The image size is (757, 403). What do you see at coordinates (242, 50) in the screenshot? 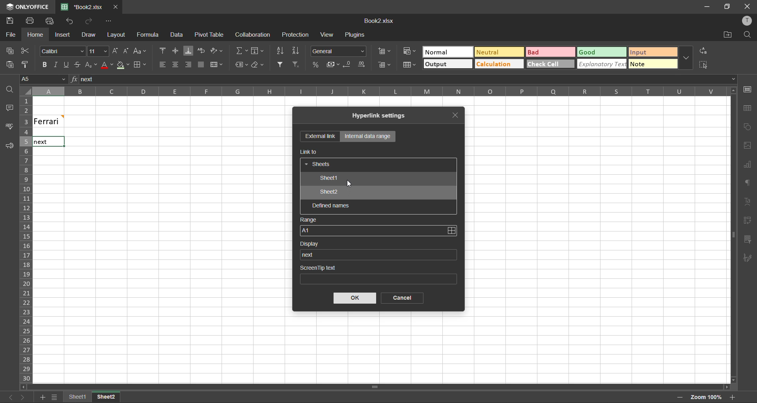
I see `summation` at bounding box center [242, 50].